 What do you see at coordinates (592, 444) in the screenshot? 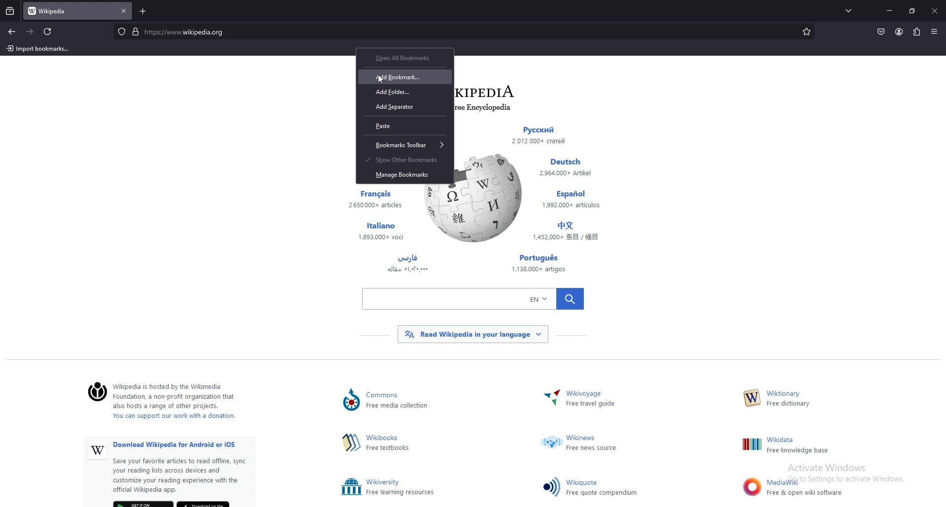
I see `` at bounding box center [592, 444].